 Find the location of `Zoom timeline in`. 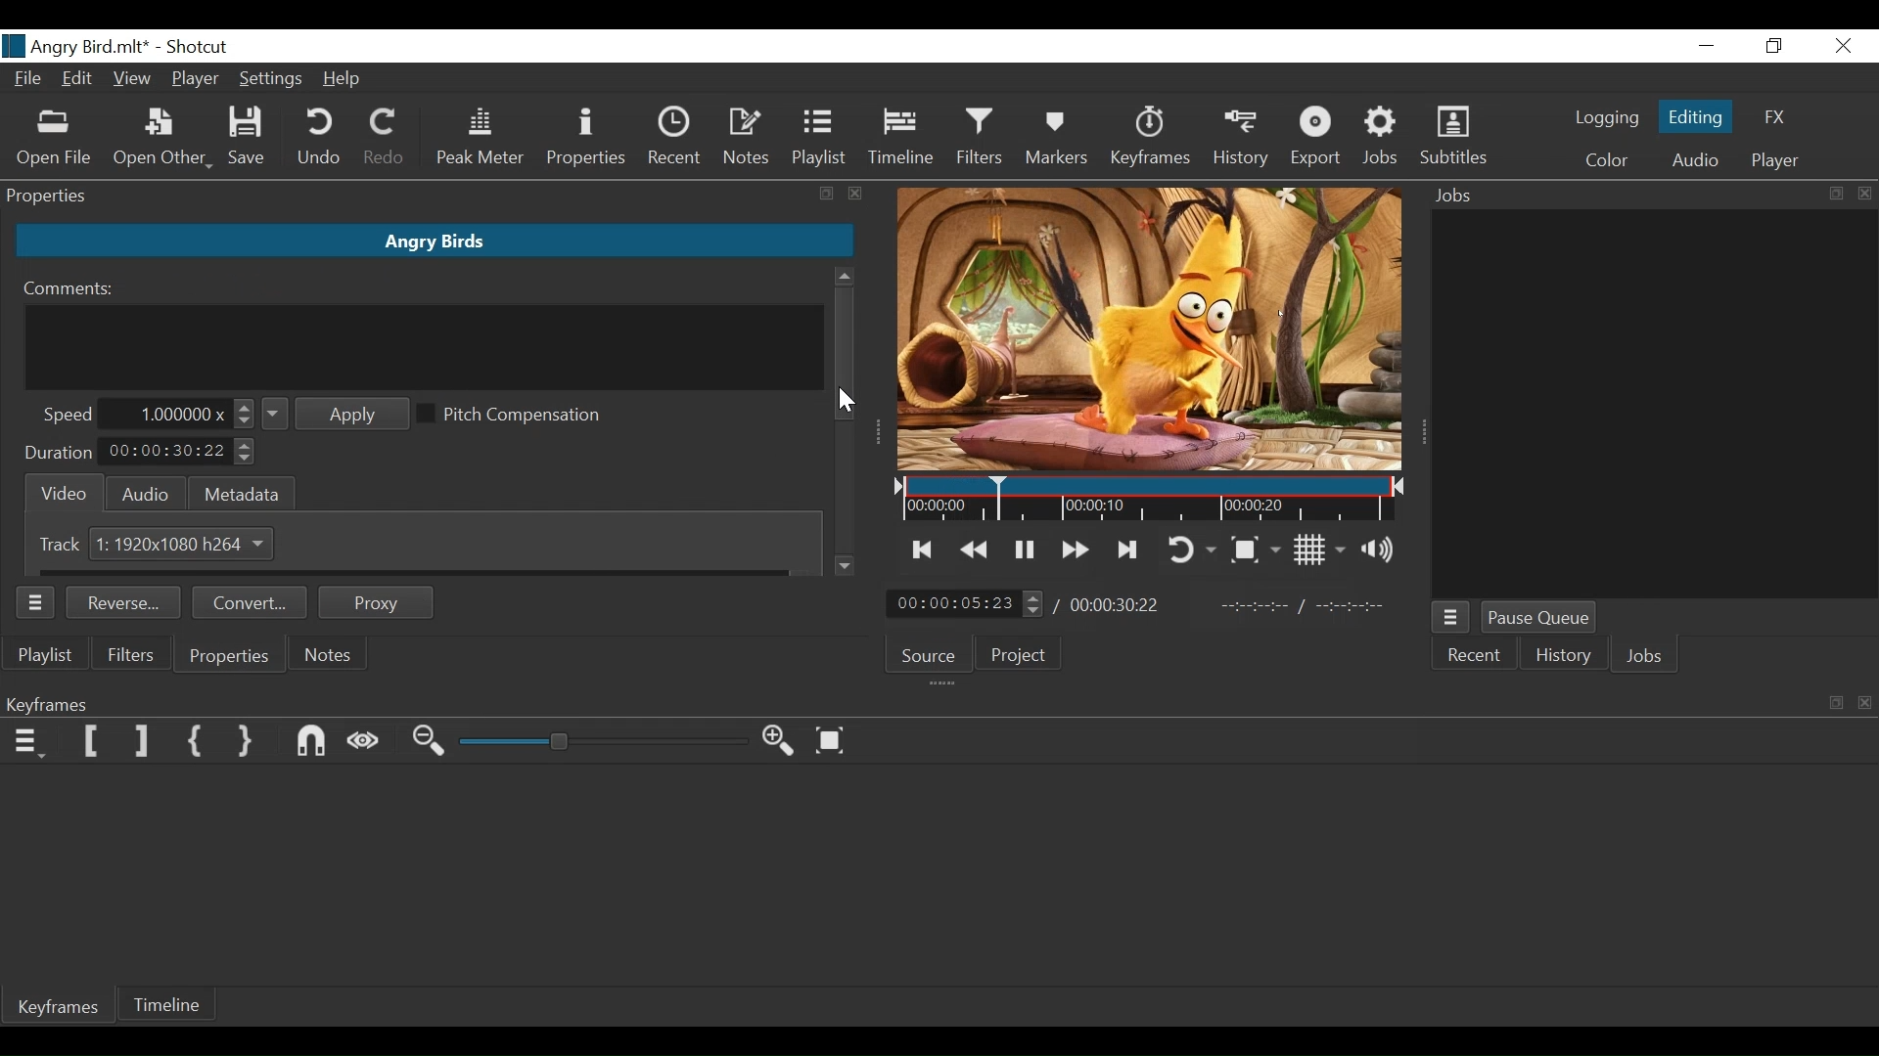

Zoom timeline in is located at coordinates (779, 740).